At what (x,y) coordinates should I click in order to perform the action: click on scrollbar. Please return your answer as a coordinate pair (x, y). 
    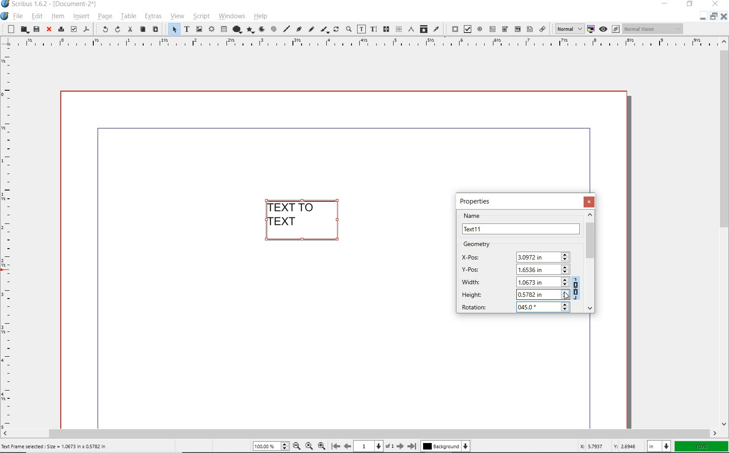
    Looking at the image, I should click on (725, 232).